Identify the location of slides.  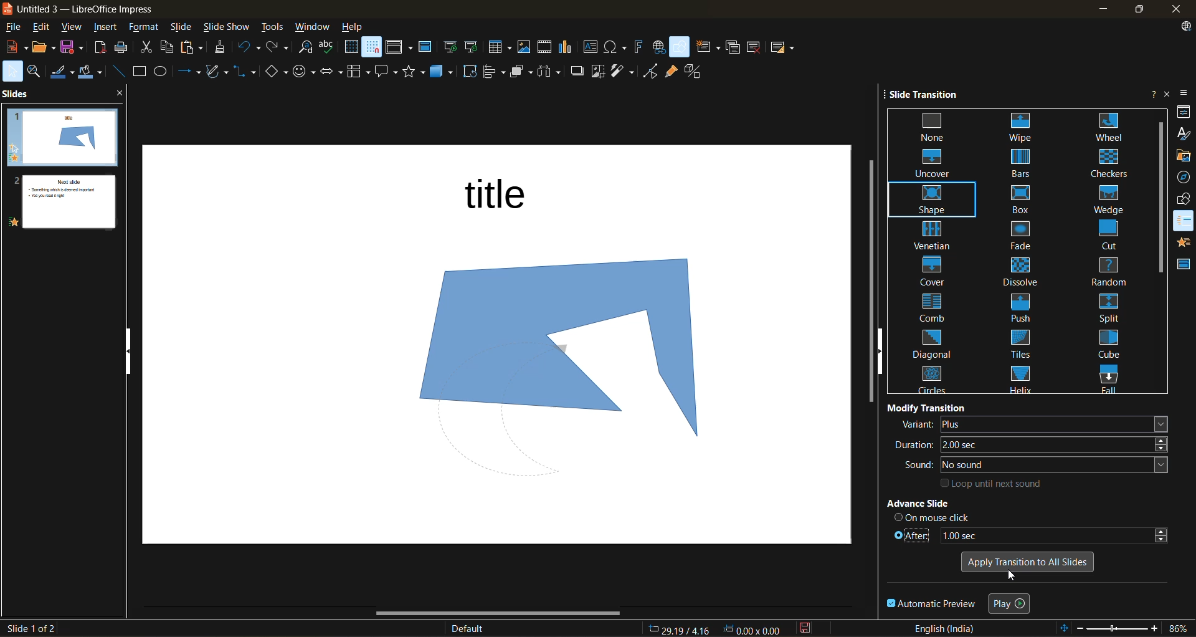
(59, 170).